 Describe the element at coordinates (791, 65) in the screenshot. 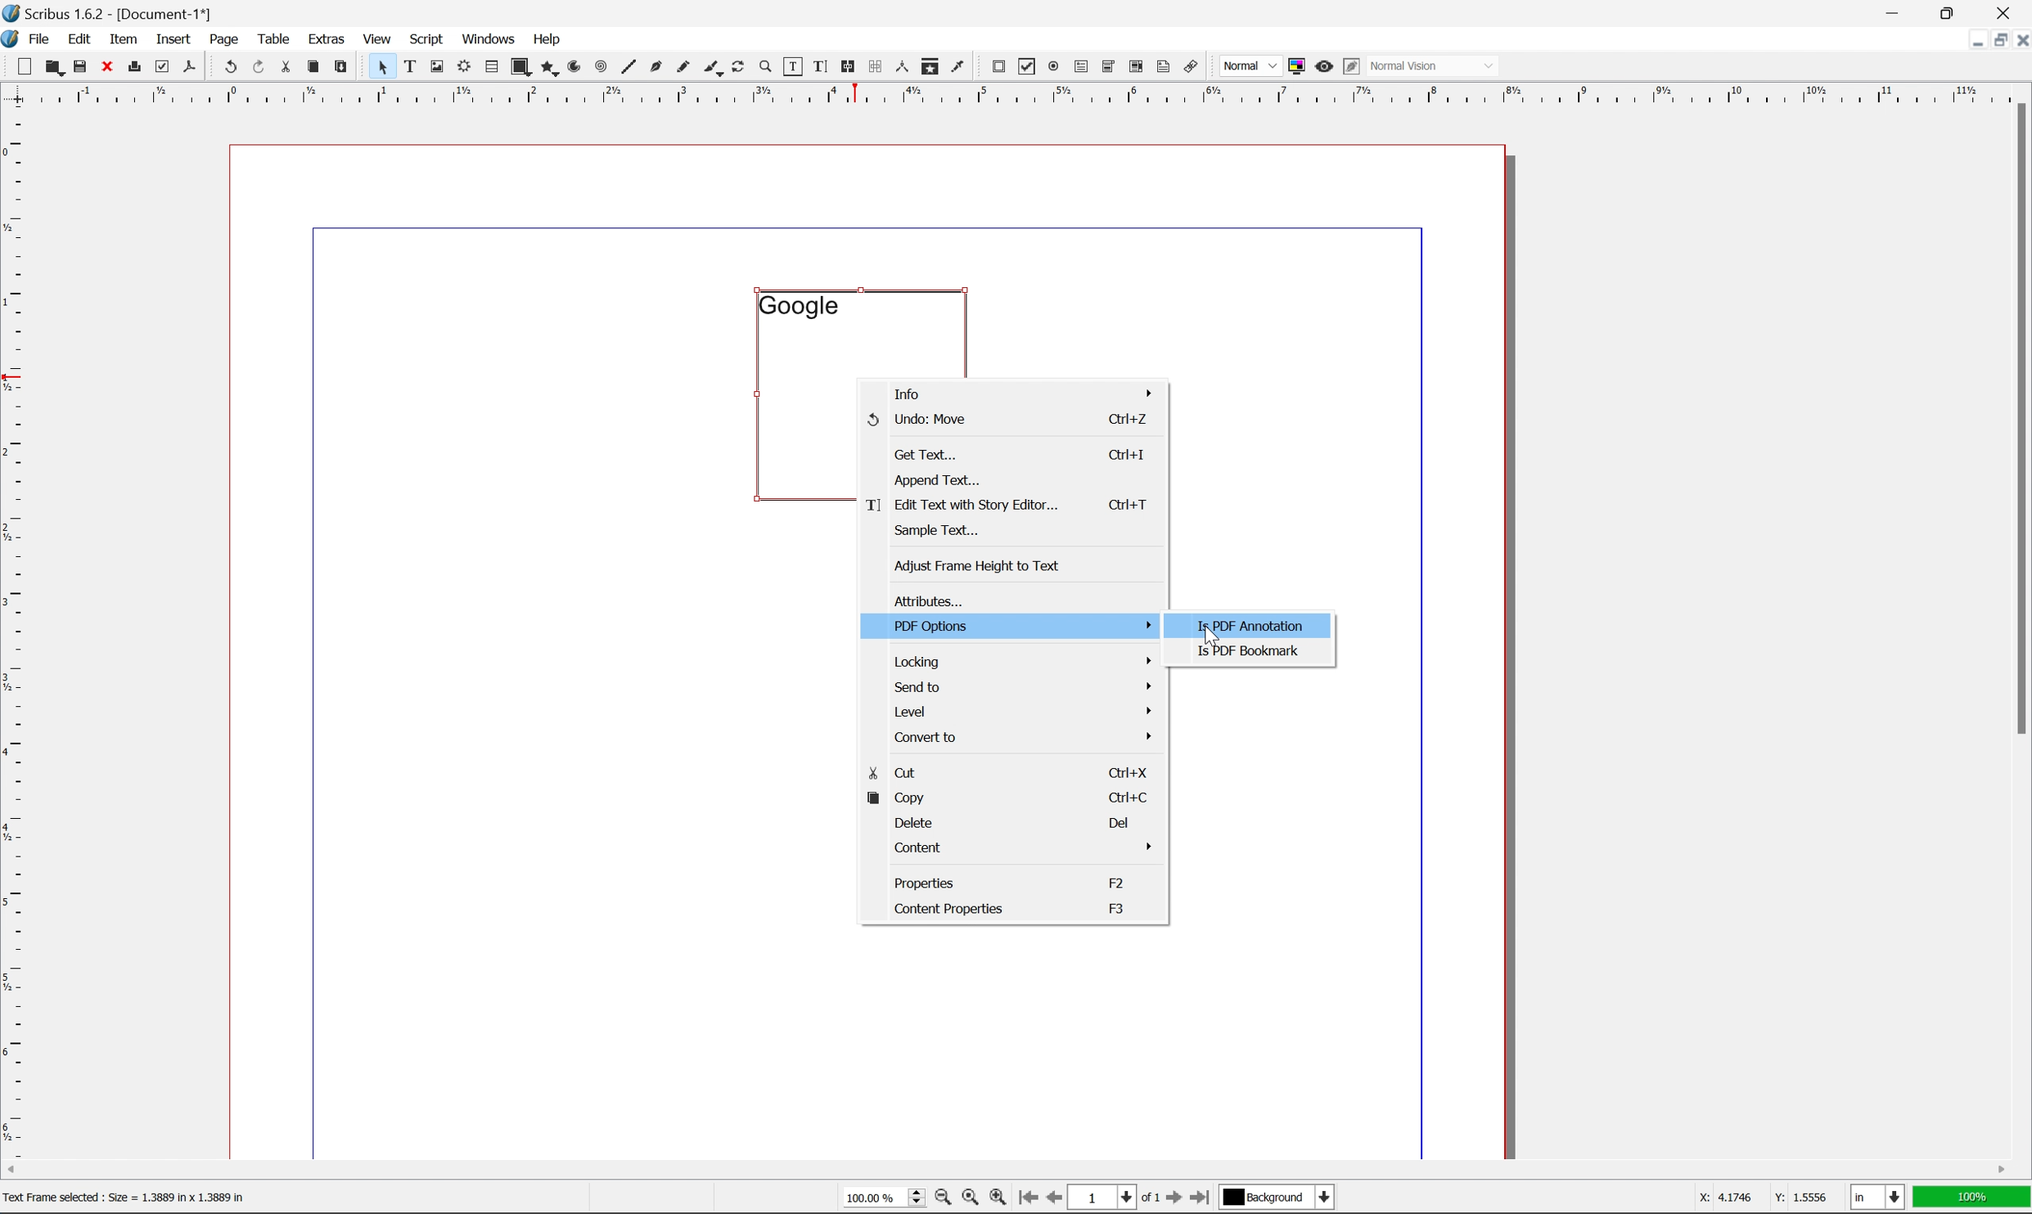

I see `edit contents of frame` at that location.